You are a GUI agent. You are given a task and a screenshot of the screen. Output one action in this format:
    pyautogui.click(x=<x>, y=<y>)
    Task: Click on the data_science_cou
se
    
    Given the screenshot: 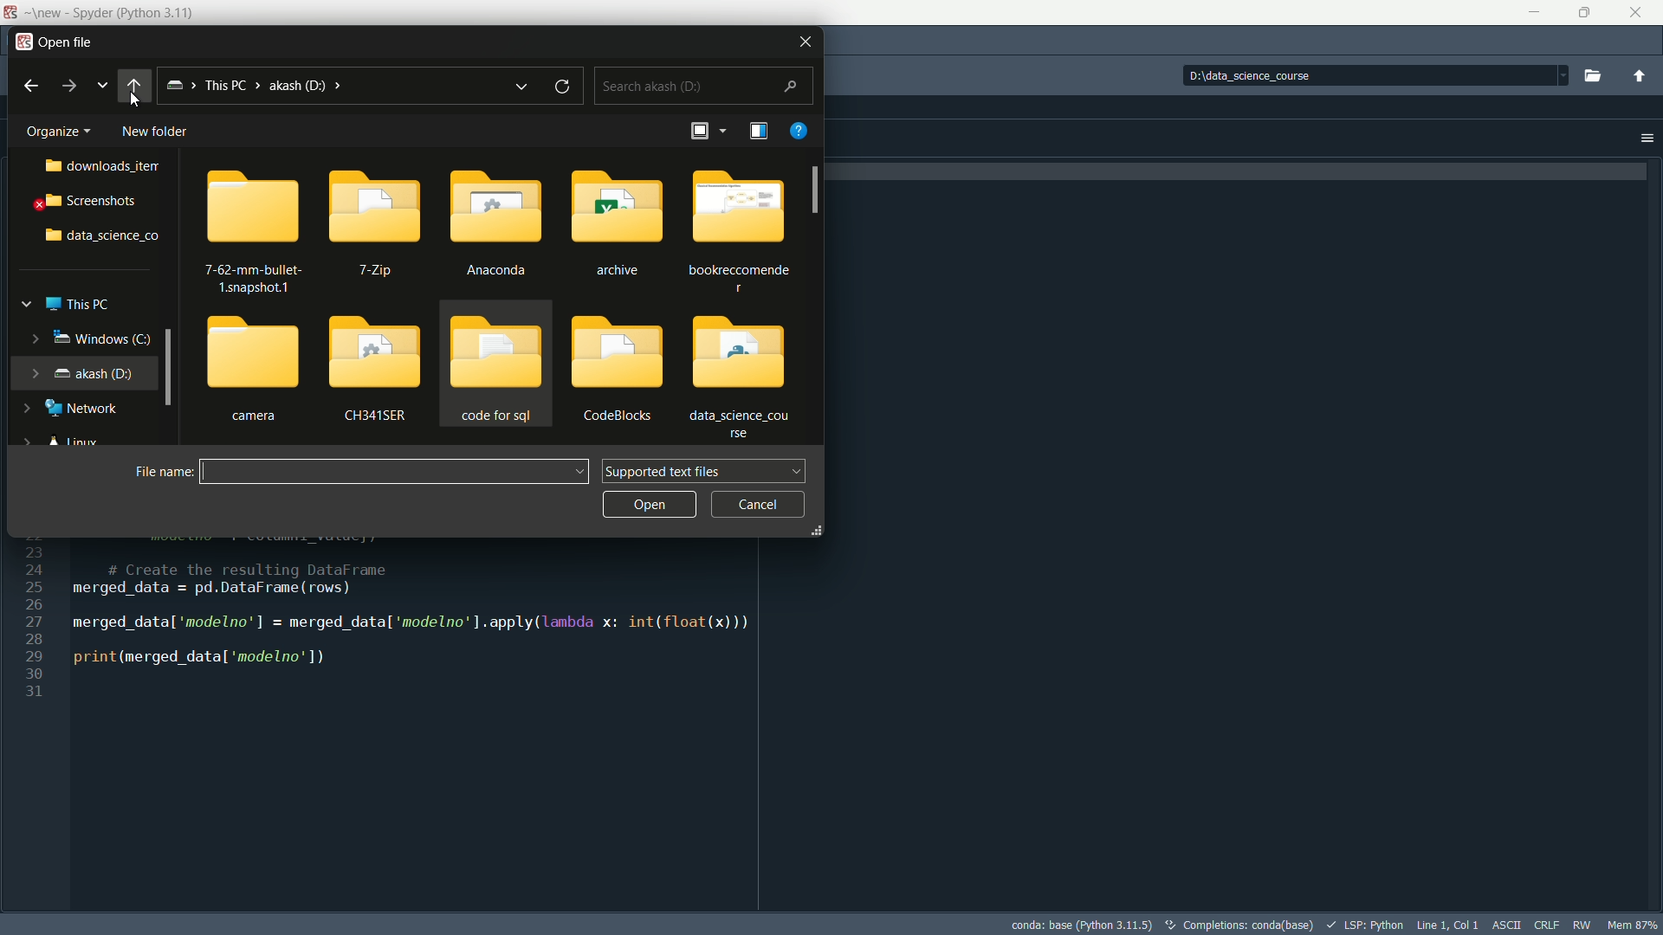 What is the action you would take?
    pyautogui.click(x=747, y=377)
    